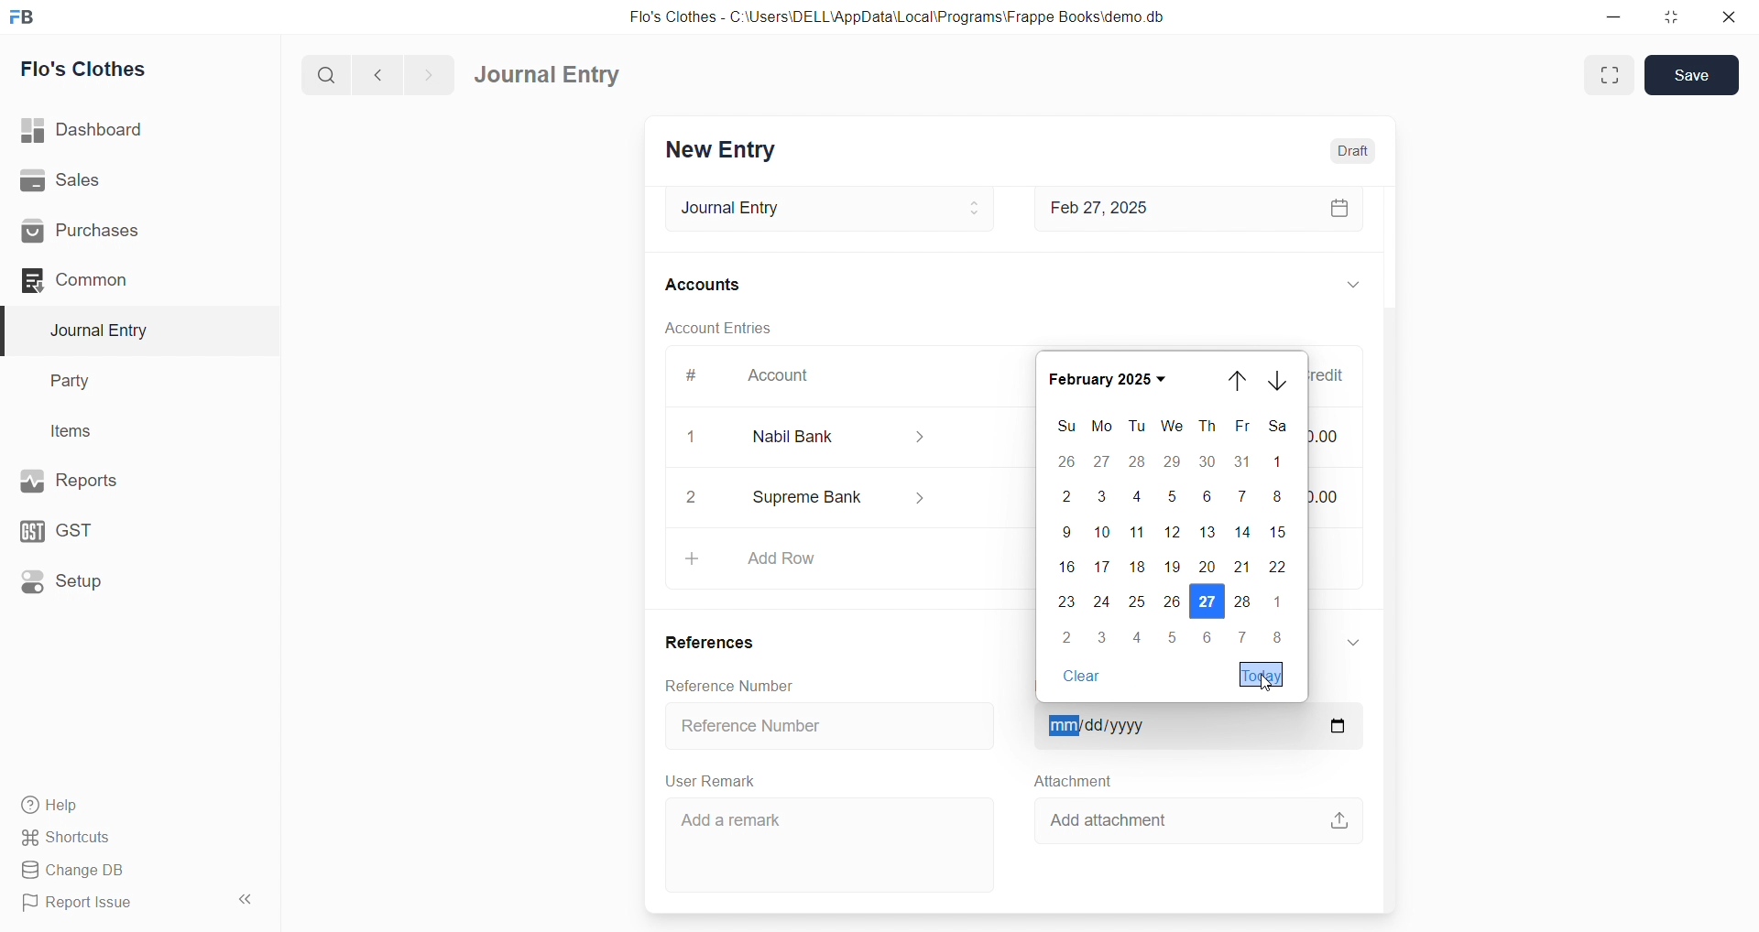  I want to click on minimize, so click(1611, 16).